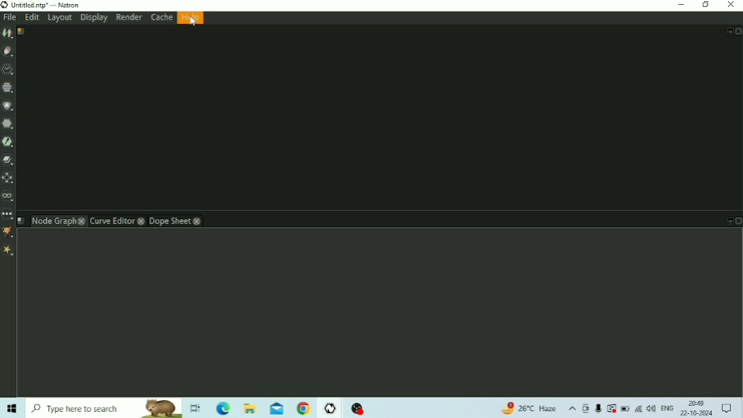  I want to click on Filter, so click(7, 124).